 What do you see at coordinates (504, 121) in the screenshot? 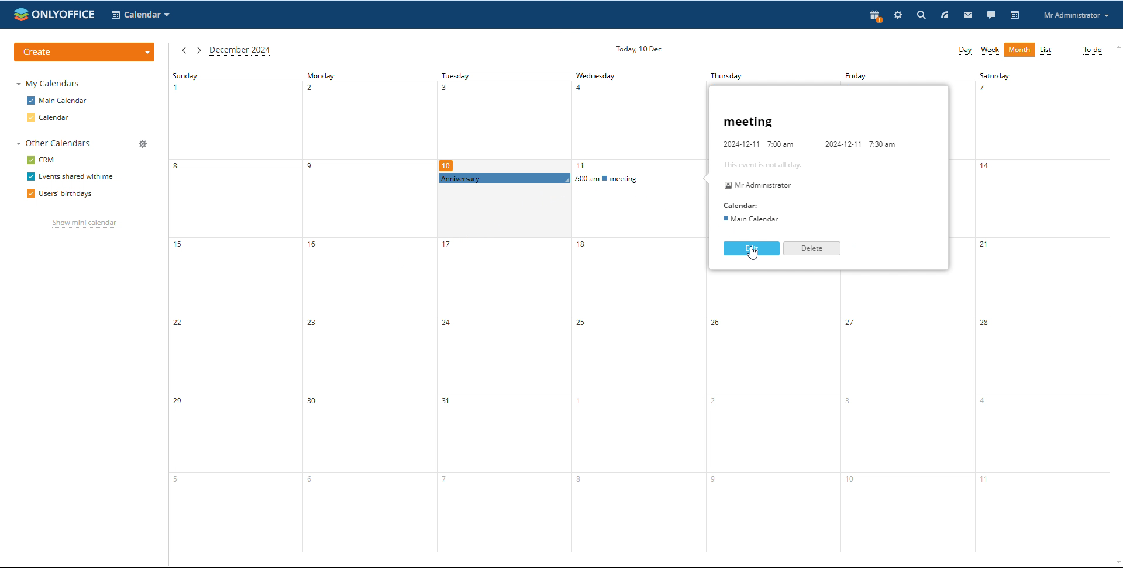
I see `tuesday` at bounding box center [504, 121].